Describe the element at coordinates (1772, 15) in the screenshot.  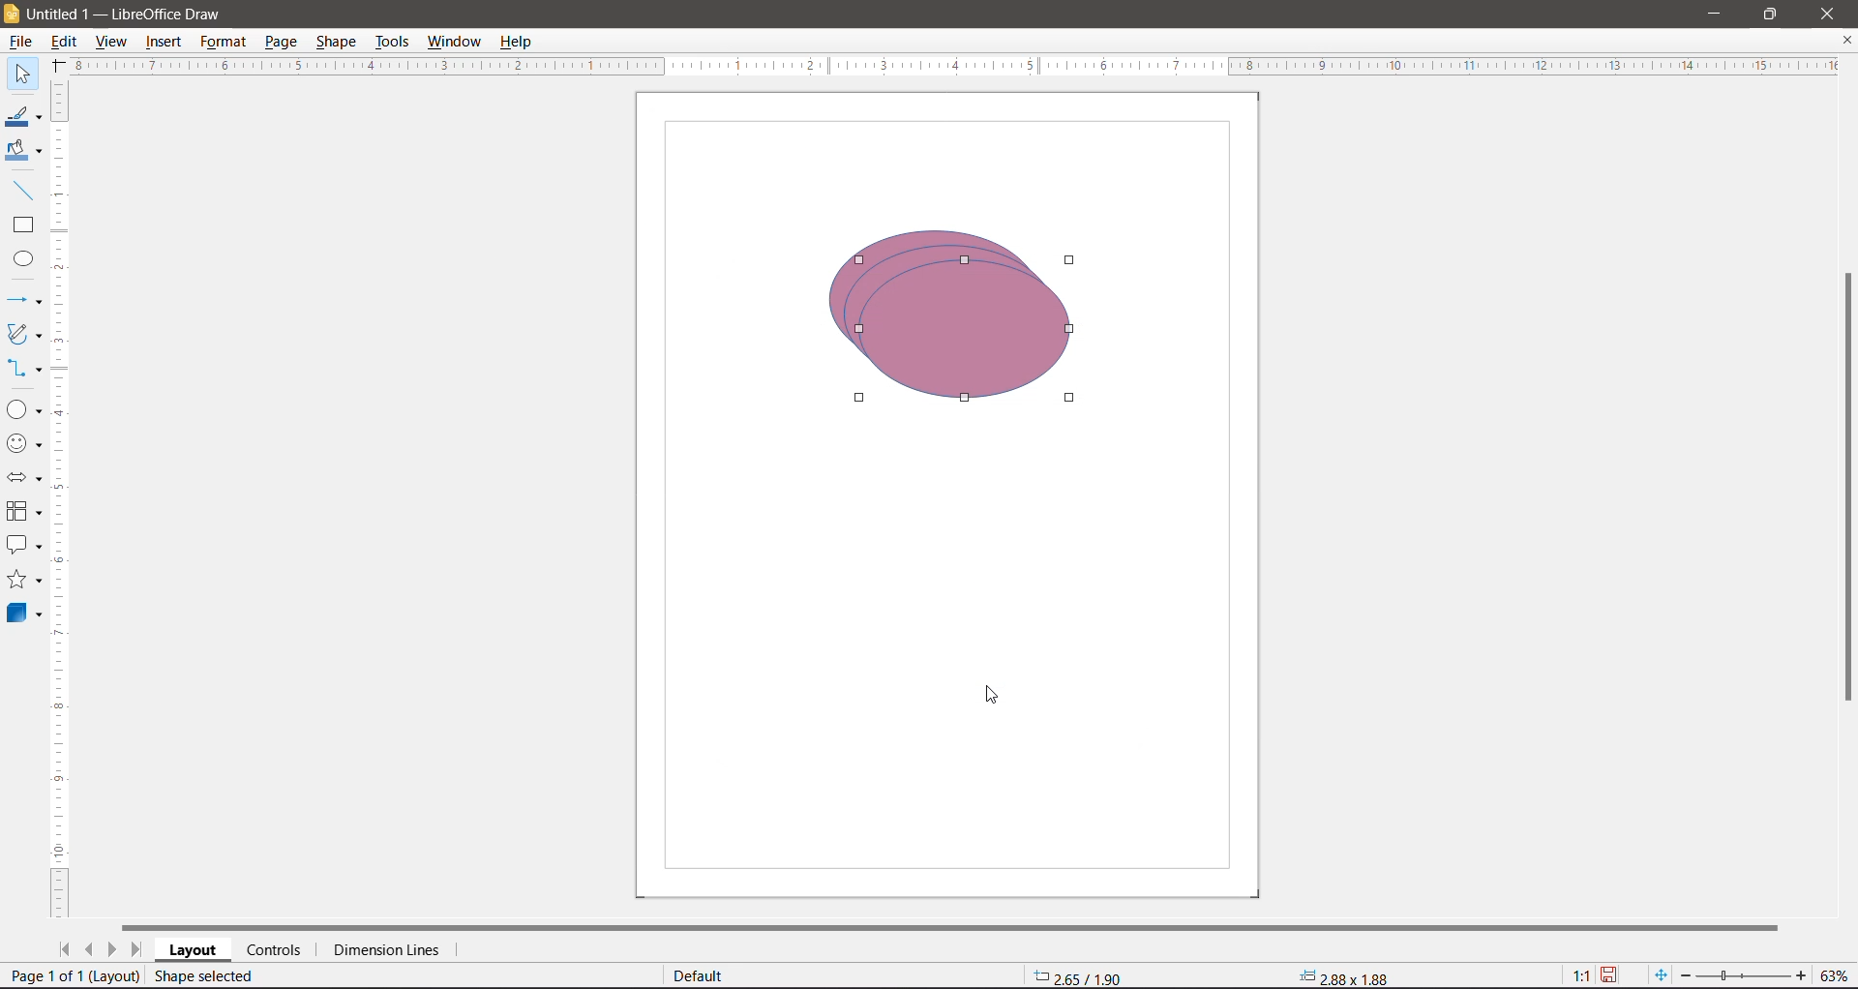
I see `Restore Down` at that location.